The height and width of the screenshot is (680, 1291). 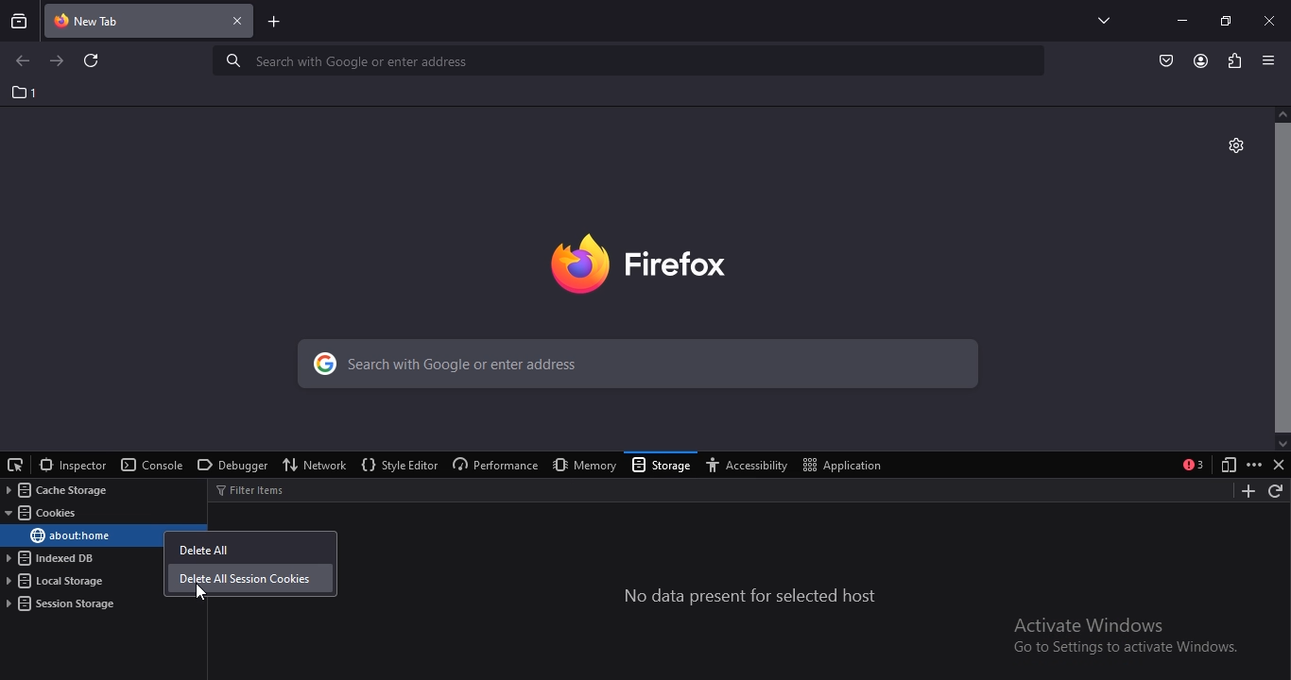 What do you see at coordinates (261, 489) in the screenshot?
I see `filter items` at bounding box center [261, 489].